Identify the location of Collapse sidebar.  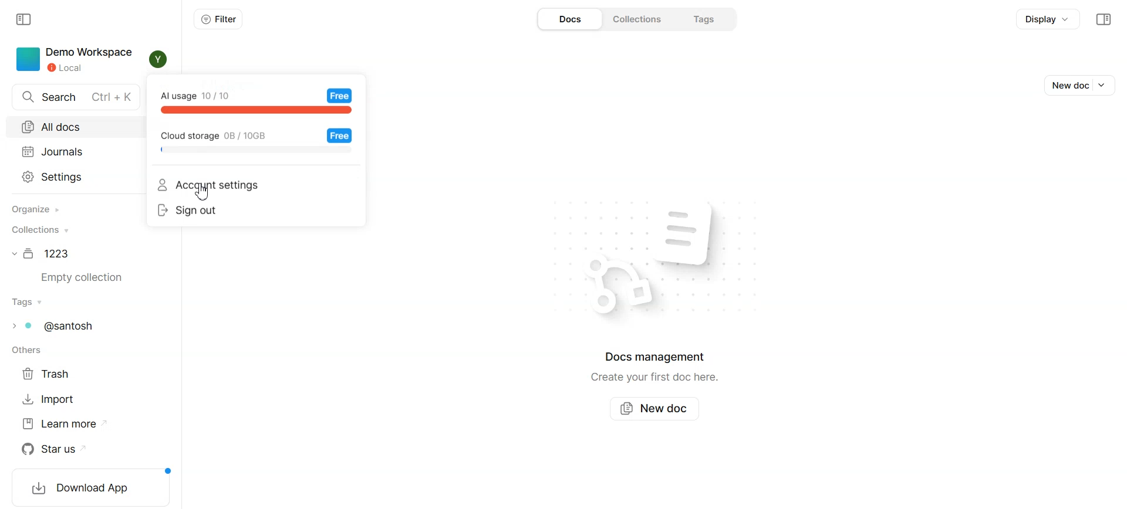
(1104, 19).